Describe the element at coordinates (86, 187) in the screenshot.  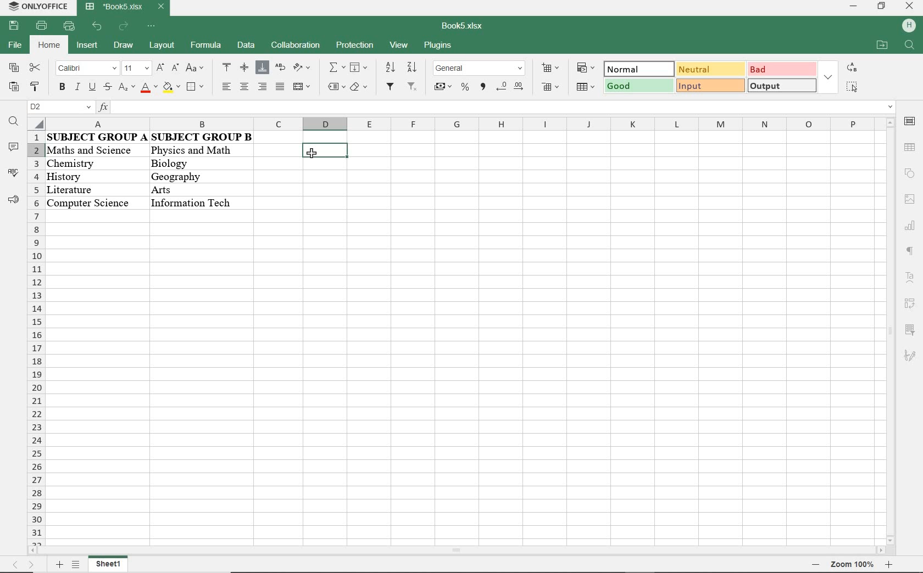
I see `literature` at that location.